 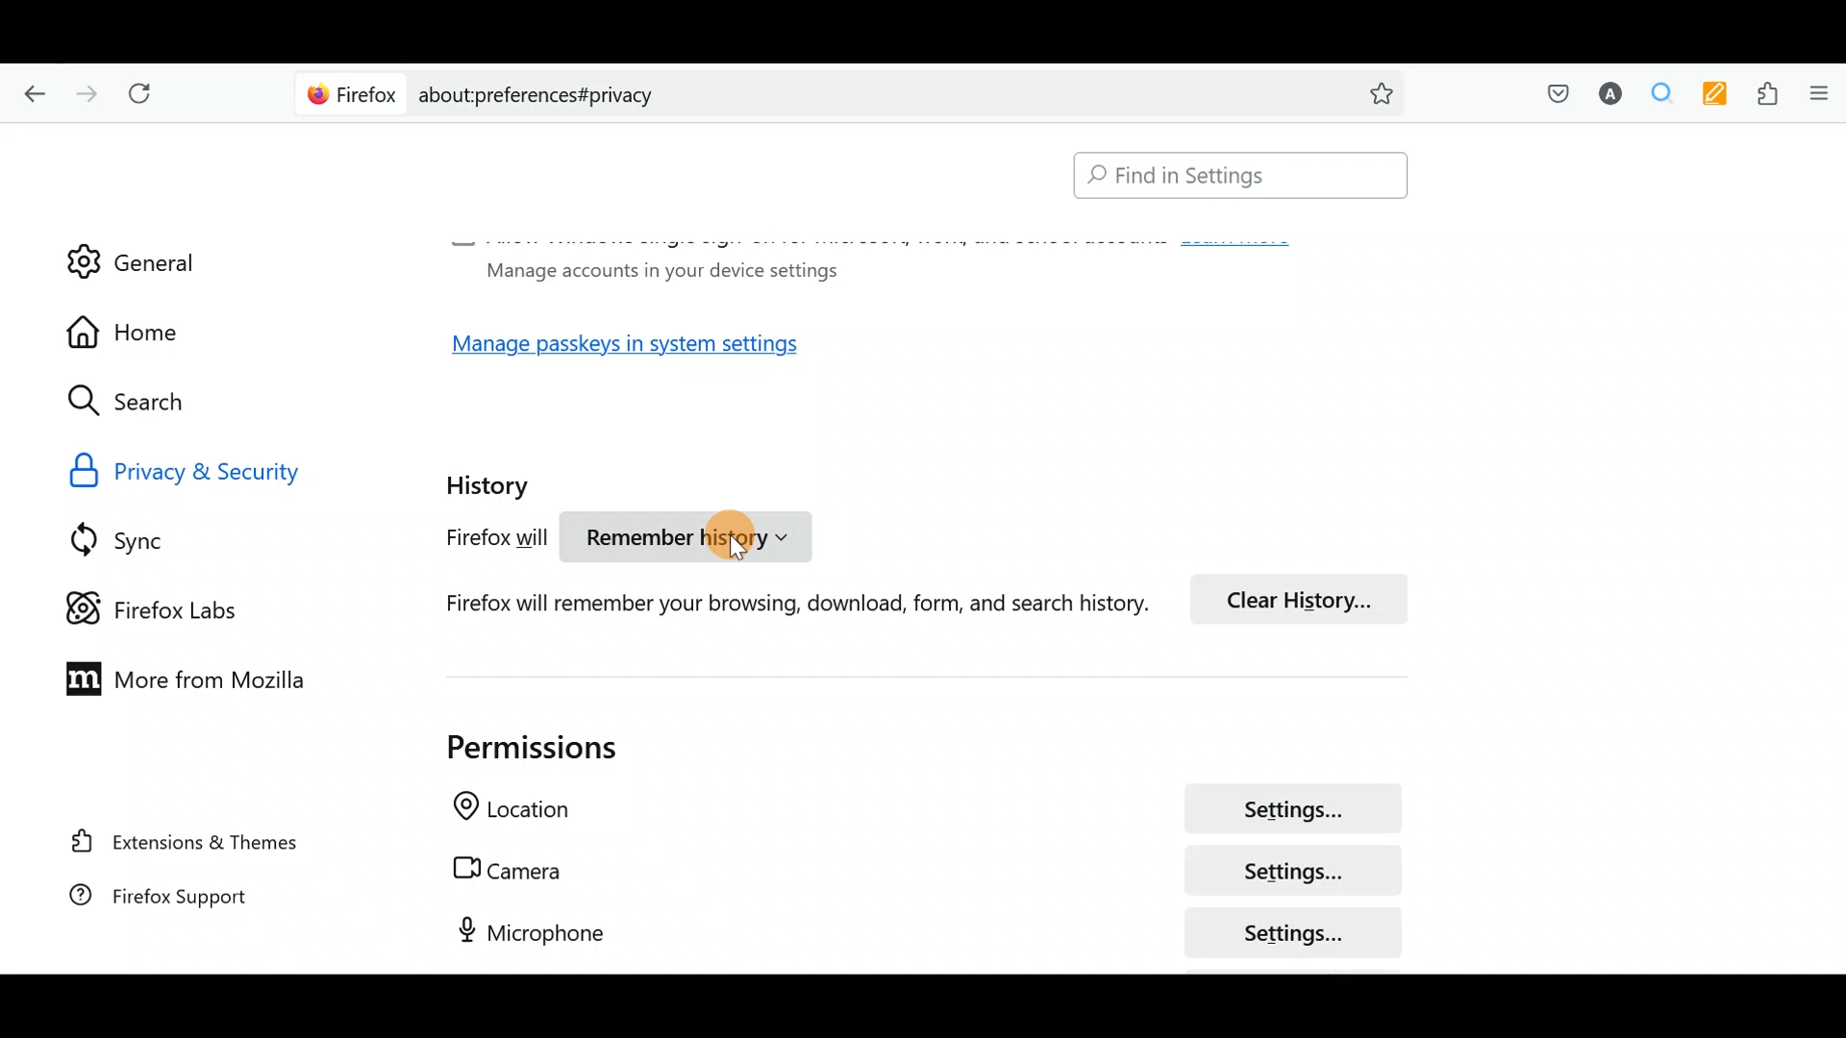 I want to click on Firefox will remember your browsing, download, form and search history, so click(x=770, y=603).